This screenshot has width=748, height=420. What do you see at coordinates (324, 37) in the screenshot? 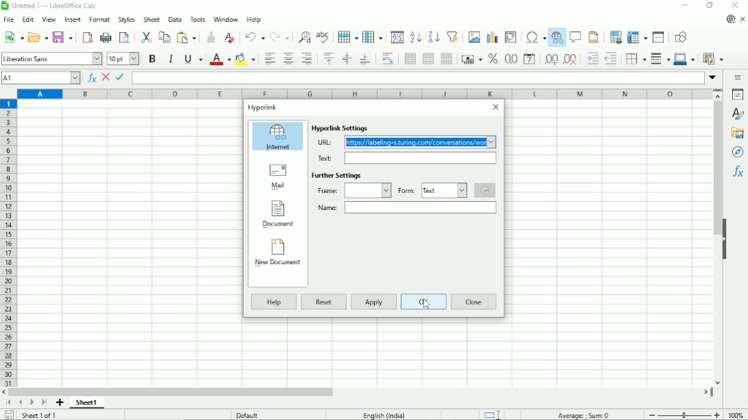
I see `Spell check` at bounding box center [324, 37].